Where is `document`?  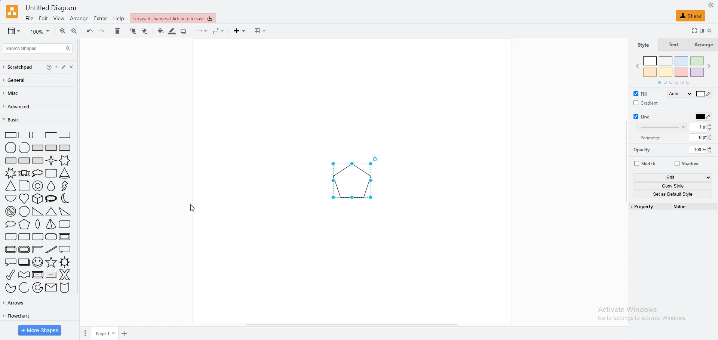
document is located at coordinates (24, 186).